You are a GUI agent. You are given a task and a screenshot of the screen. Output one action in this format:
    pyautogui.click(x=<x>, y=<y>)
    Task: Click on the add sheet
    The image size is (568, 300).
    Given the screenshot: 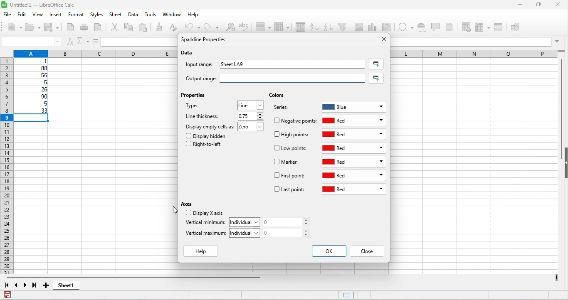 What is the action you would take?
    pyautogui.click(x=47, y=285)
    